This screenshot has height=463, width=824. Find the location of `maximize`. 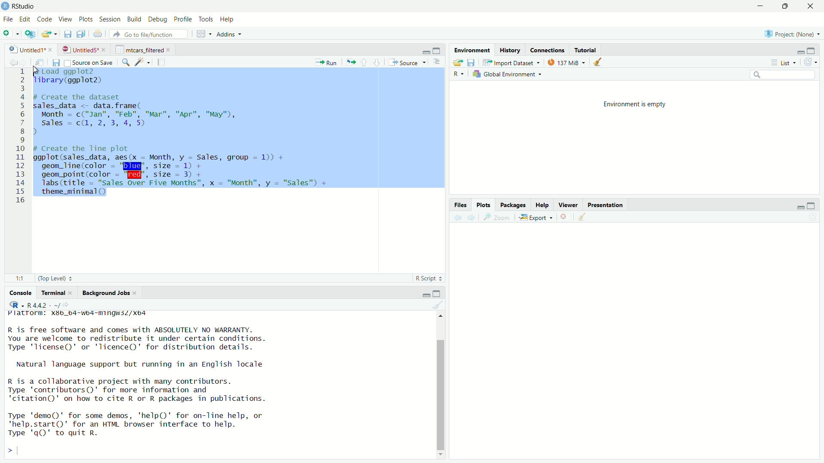

maximize is located at coordinates (438, 50).